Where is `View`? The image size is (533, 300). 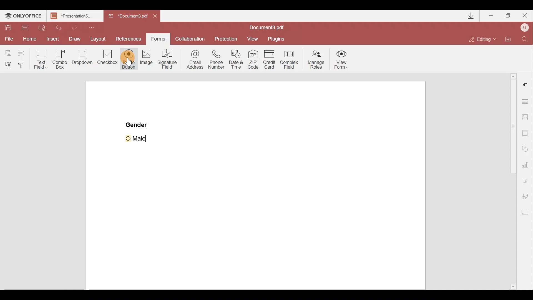
View is located at coordinates (255, 38).